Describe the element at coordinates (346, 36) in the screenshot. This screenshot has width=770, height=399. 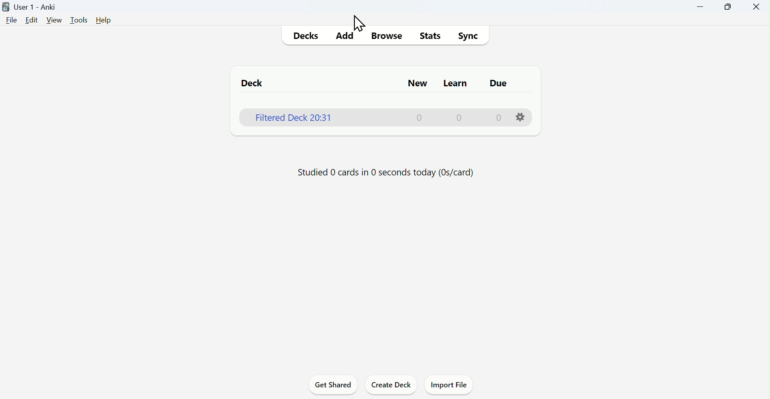
I see `Add` at that location.